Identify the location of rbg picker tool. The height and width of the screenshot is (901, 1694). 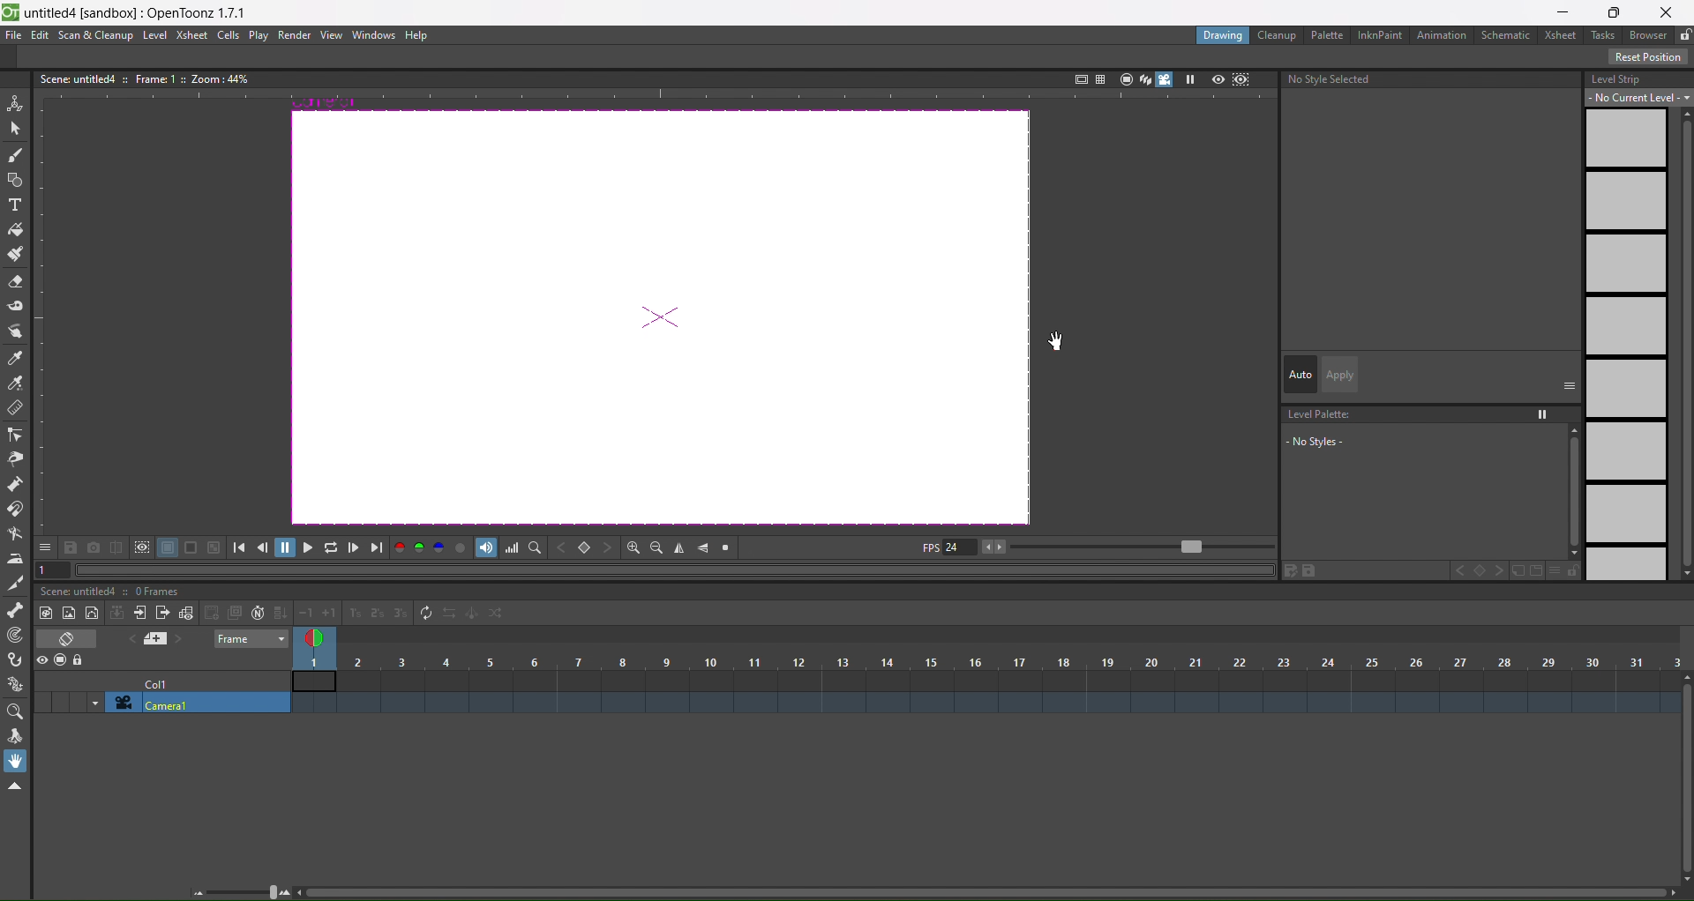
(16, 383).